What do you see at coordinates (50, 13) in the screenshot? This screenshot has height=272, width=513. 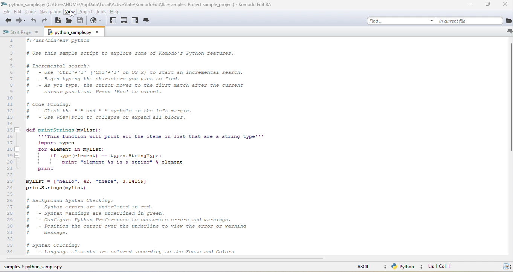 I see `nevigation` at bounding box center [50, 13].